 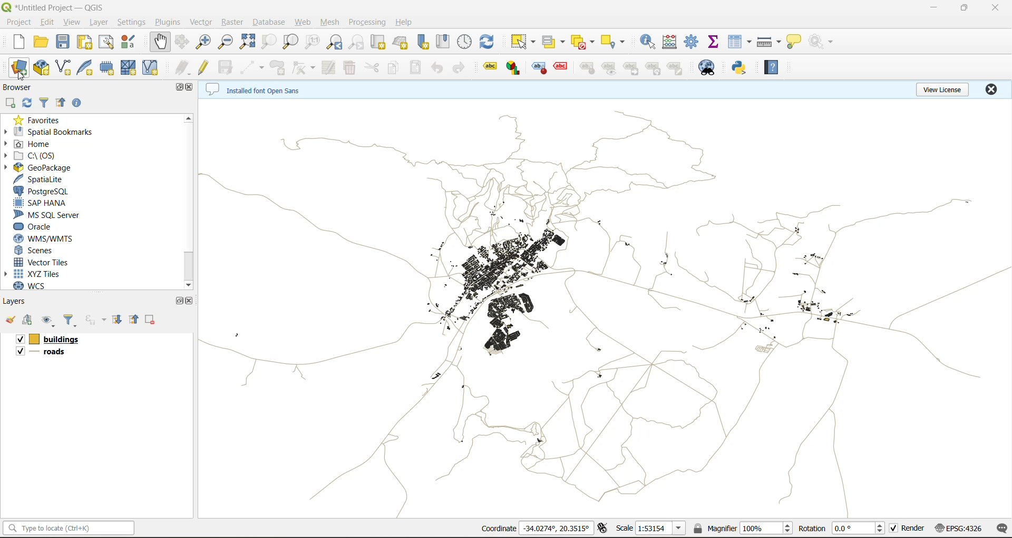 I want to click on zoom native, so click(x=313, y=43).